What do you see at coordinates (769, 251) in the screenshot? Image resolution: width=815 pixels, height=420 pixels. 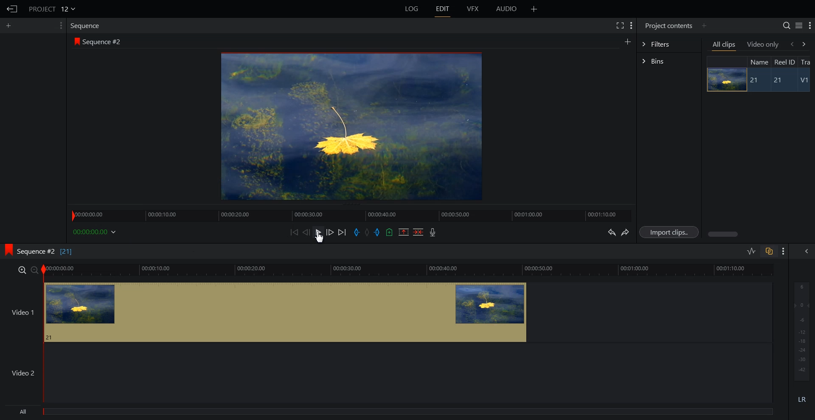 I see `Toggle auto Track sync` at bounding box center [769, 251].